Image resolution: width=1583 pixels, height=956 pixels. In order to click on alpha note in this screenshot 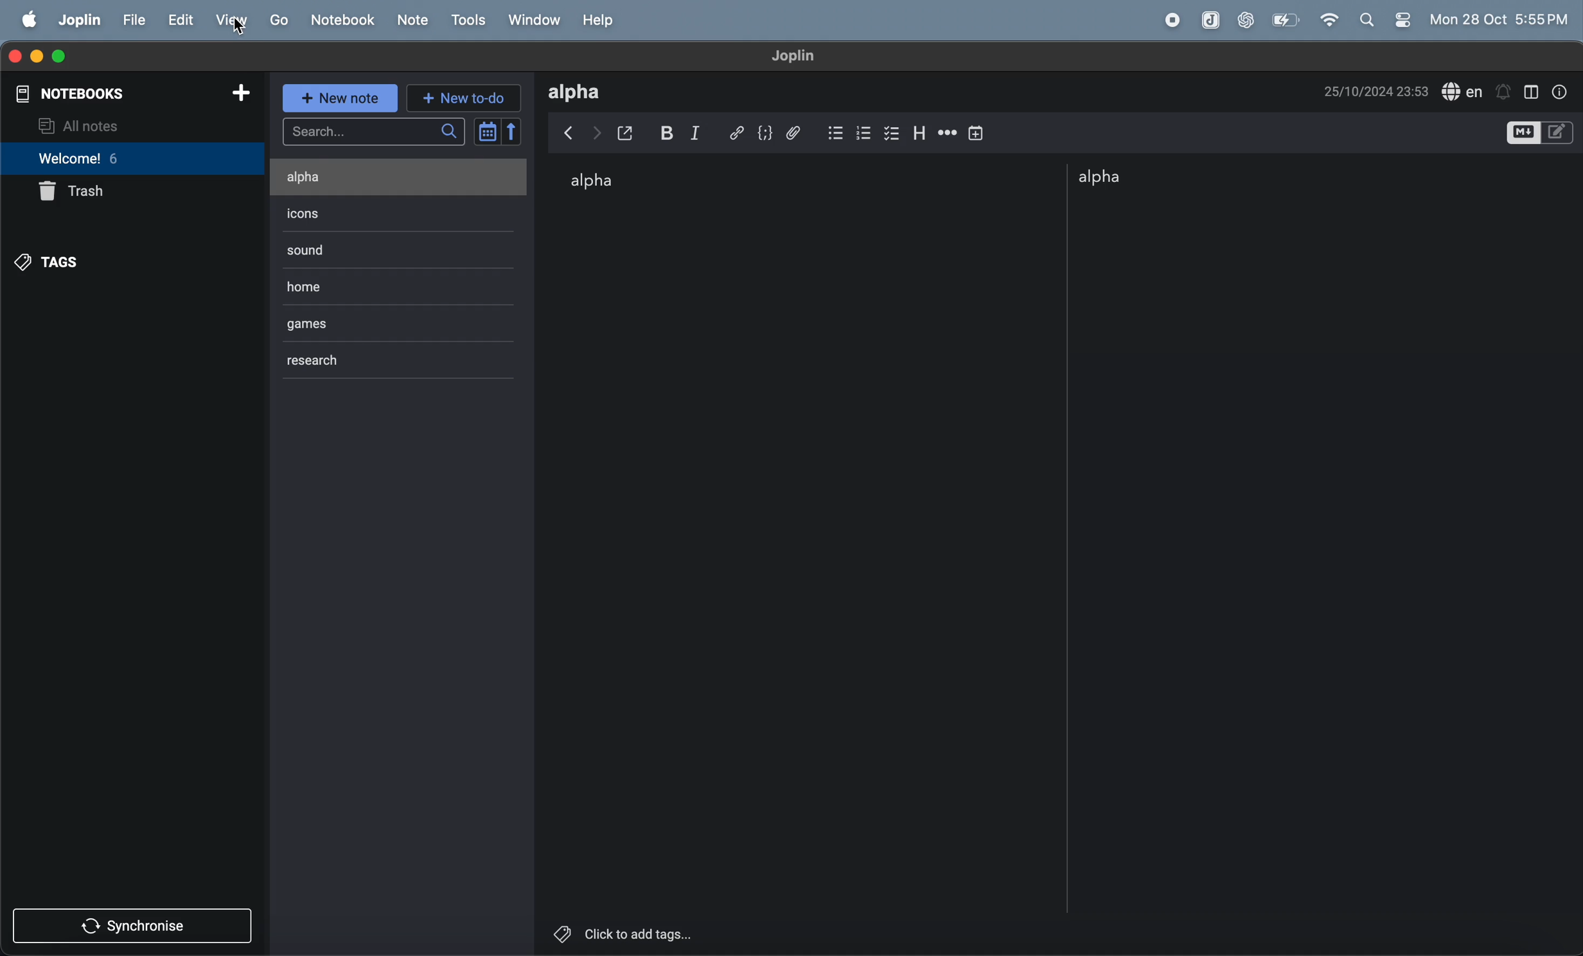, I will do `click(604, 183)`.